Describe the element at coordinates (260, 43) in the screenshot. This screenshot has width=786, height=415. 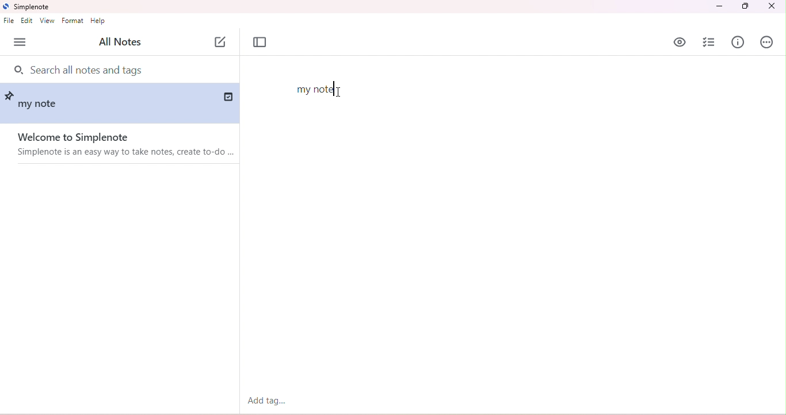
I see `toggle focus mode` at that location.